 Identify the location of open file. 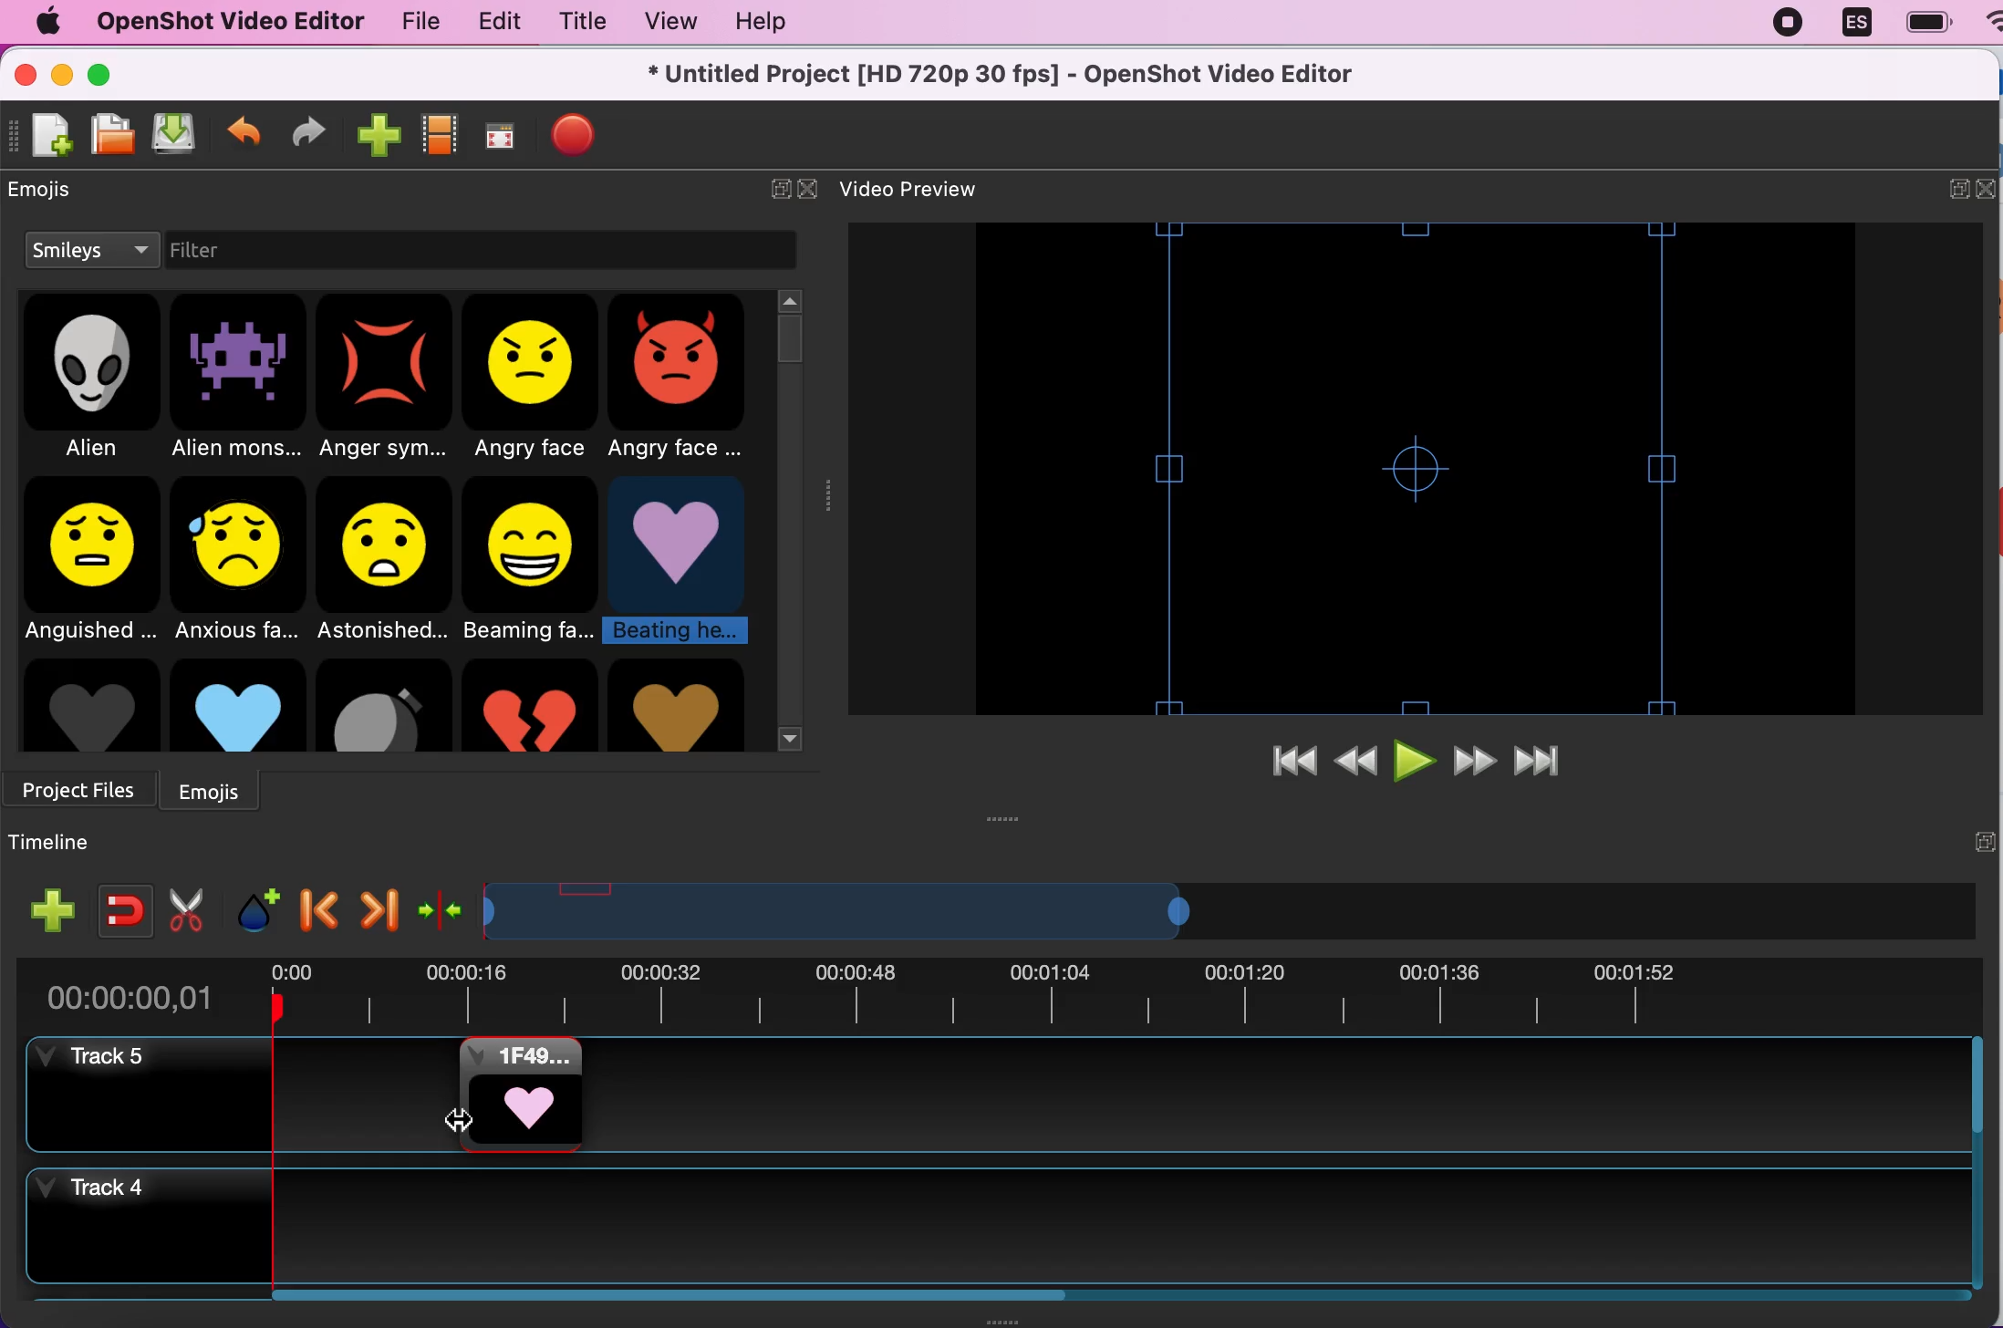
(107, 137).